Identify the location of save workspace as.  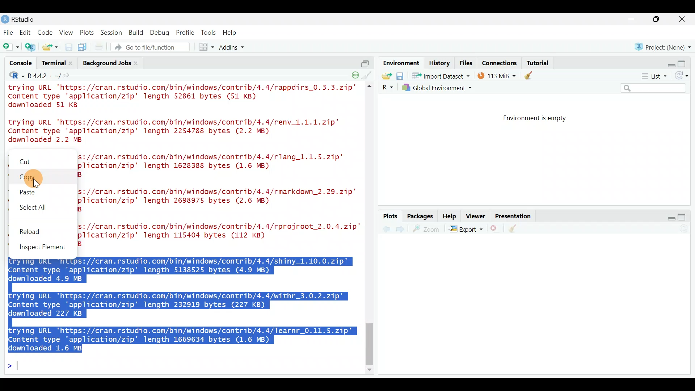
(400, 76).